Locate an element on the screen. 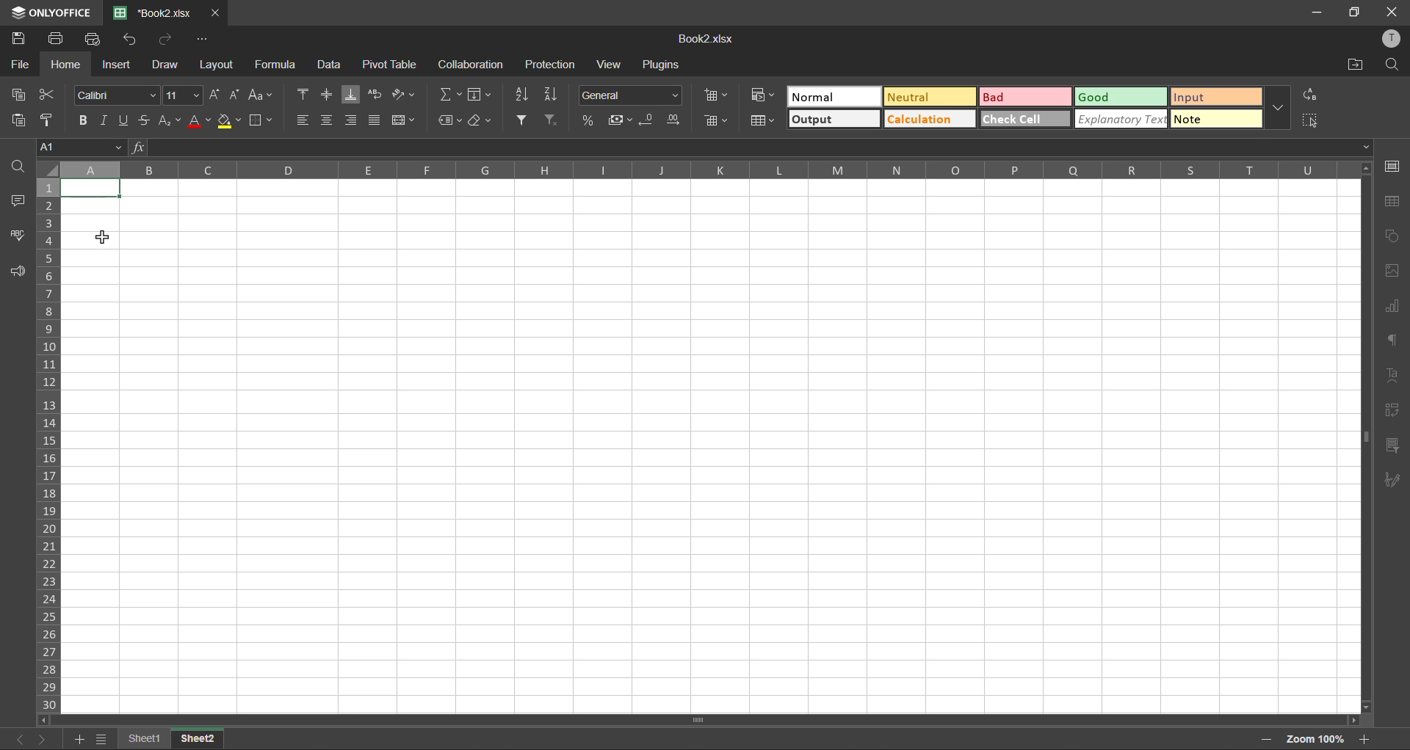 This screenshot has width=1410, height=750. cell settings is located at coordinates (1394, 166).